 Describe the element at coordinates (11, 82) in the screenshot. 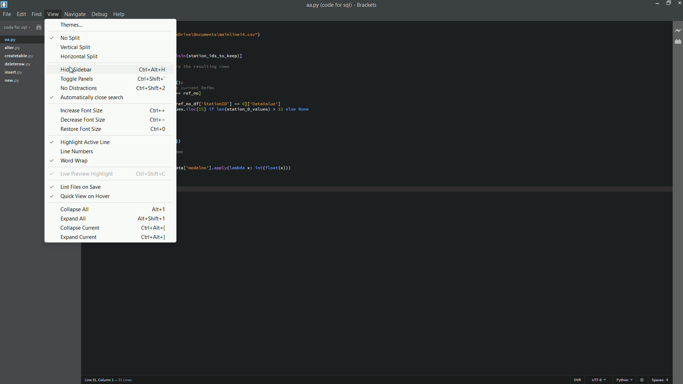

I see `new.py` at that location.